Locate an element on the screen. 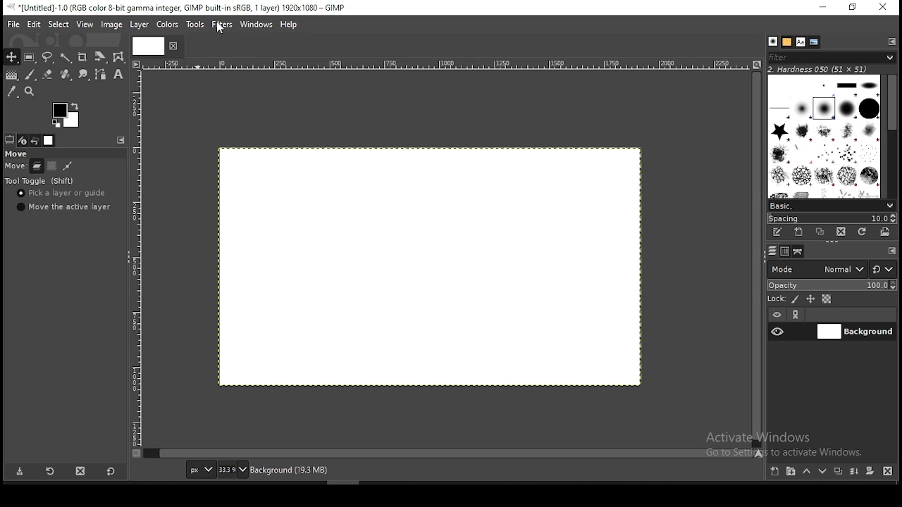 The image size is (902, 507). verticalscroll bar is located at coordinates (452, 453).